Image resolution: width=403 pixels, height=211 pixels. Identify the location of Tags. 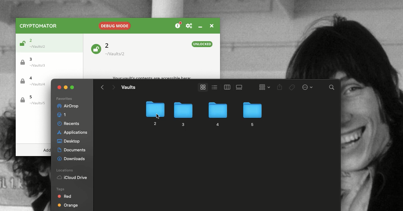
(292, 87).